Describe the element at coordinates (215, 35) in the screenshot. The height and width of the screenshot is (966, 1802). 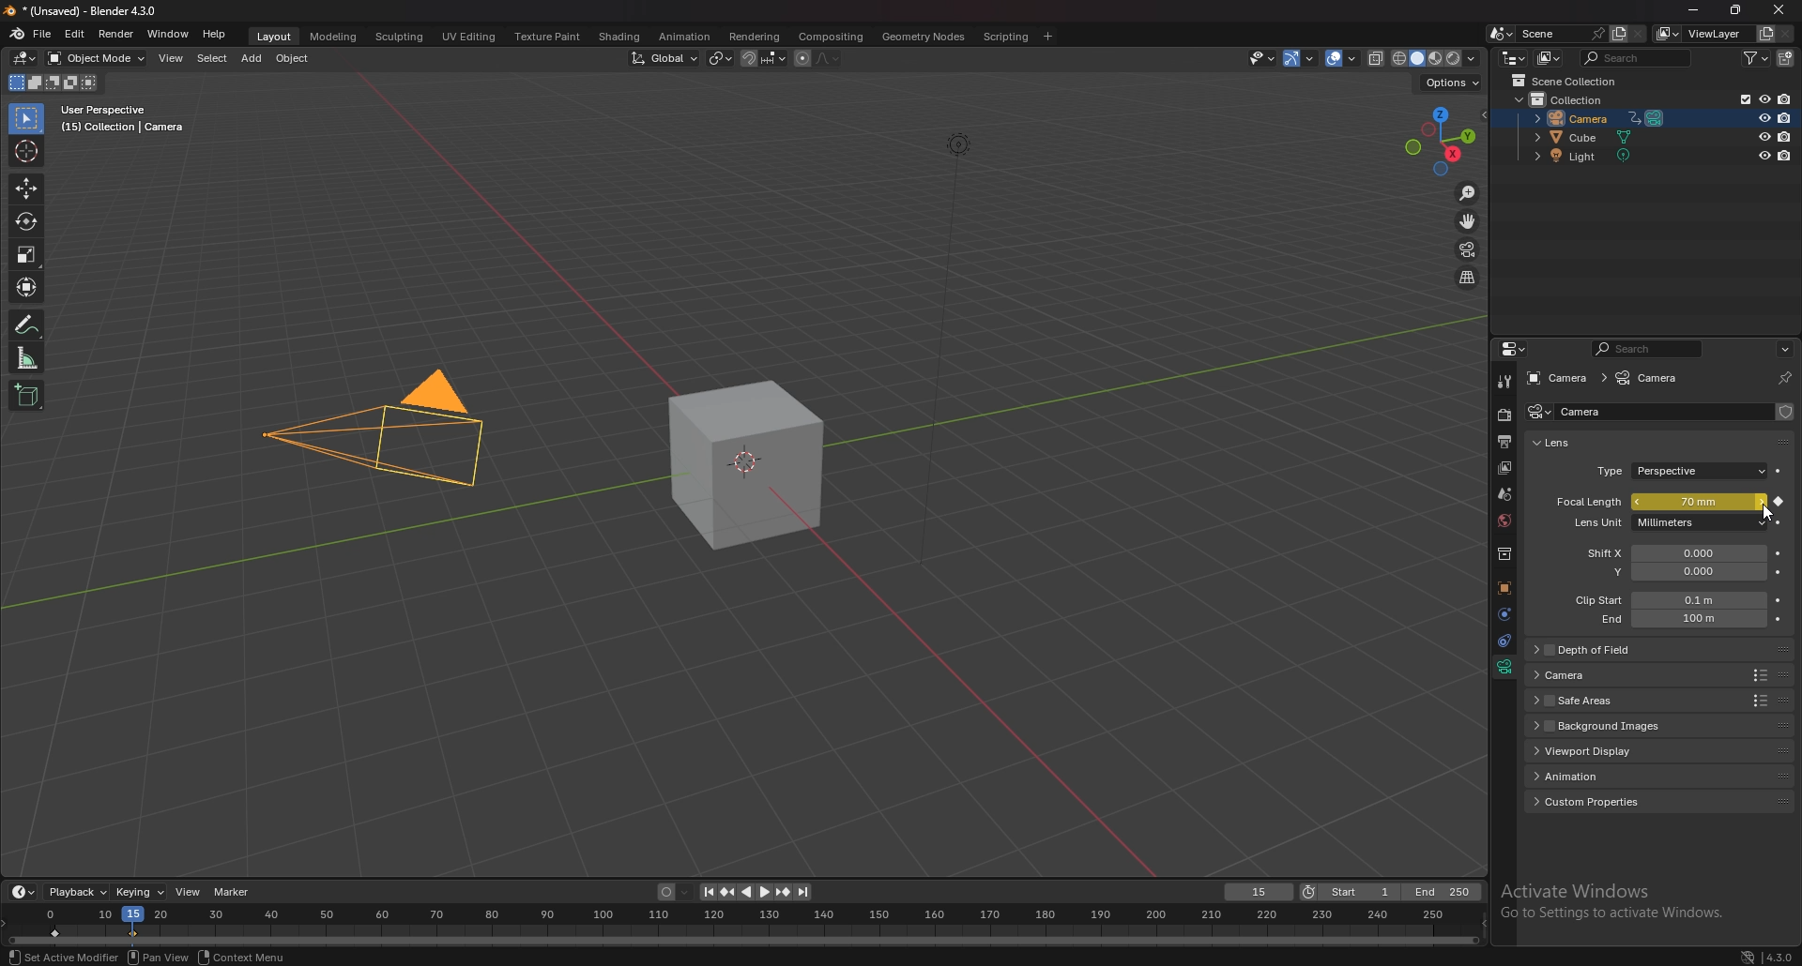
I see `help` at that location.